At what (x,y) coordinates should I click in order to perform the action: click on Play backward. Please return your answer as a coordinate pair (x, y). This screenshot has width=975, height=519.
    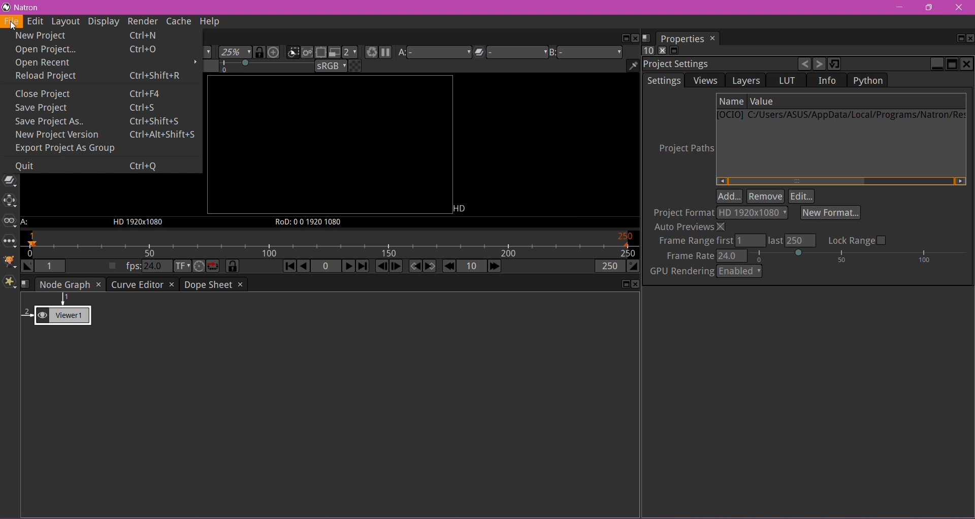
    Looking at the image, I should click on (304, 267).